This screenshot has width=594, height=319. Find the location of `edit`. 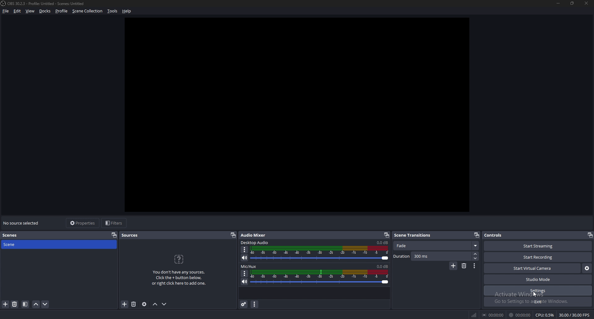

edit is located at coordinates (17, 11).